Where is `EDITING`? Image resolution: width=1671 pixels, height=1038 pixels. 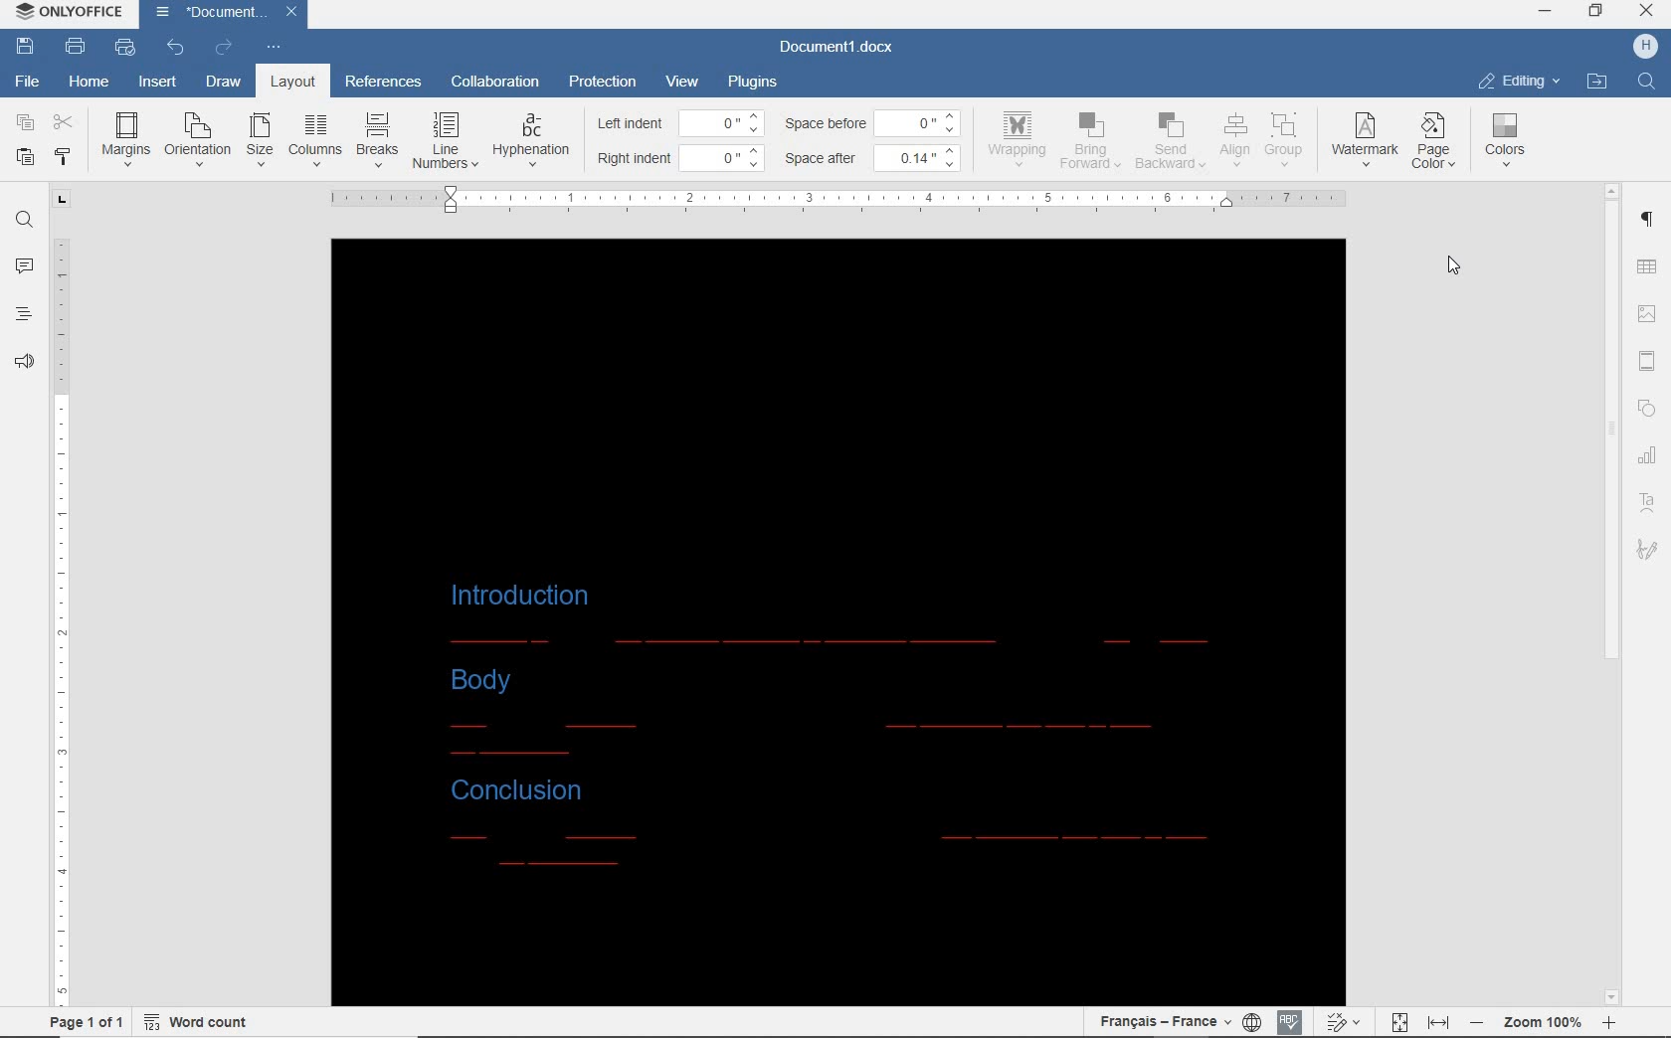
EDITING is located at coordinates (1521, 82).